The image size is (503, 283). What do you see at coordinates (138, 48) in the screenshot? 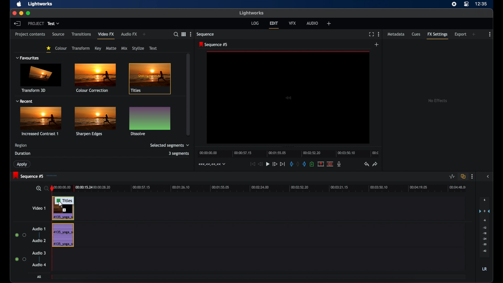
I see `stylize` at bounding box center [138, 48].